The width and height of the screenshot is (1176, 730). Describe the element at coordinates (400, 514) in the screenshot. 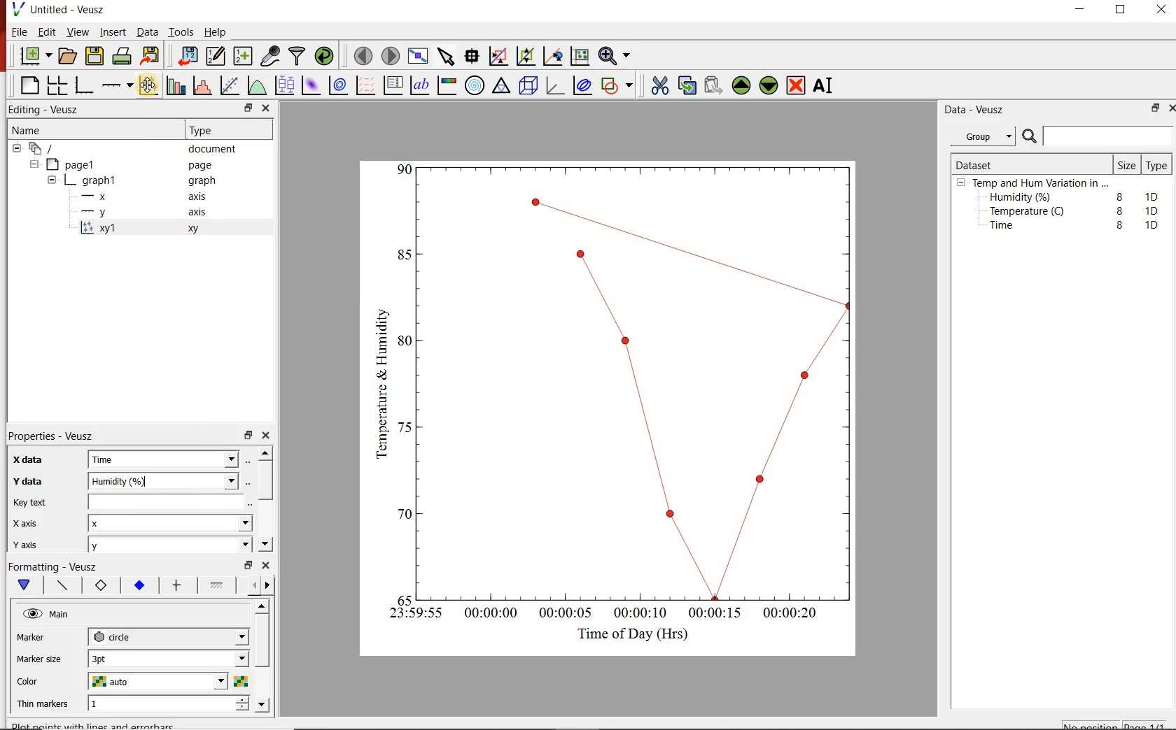

I see `0.2` at that location.